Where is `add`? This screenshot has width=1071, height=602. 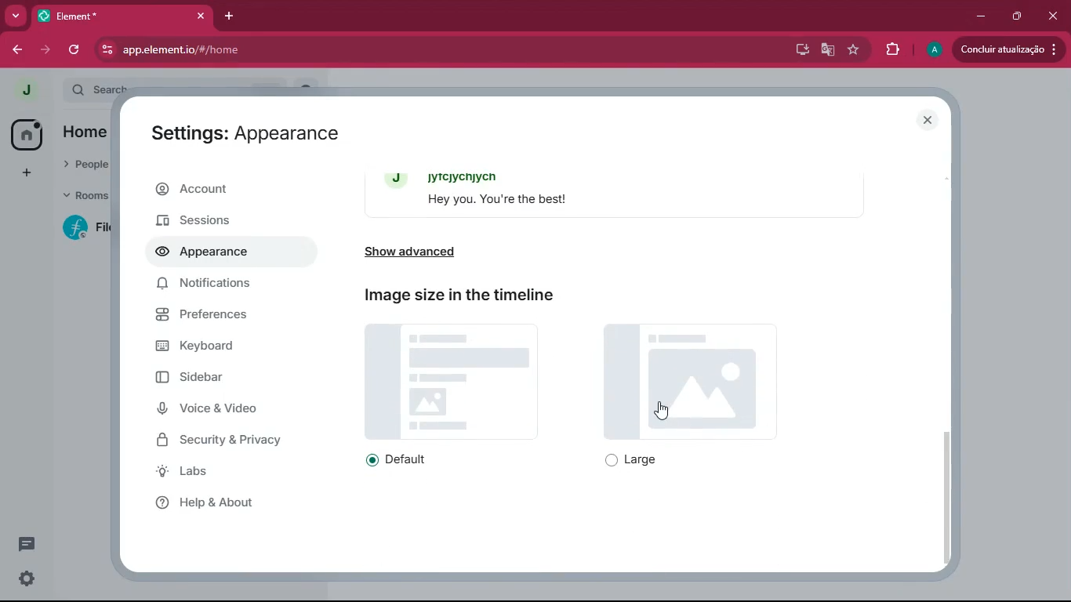 add is located at coordinates (20, 173).